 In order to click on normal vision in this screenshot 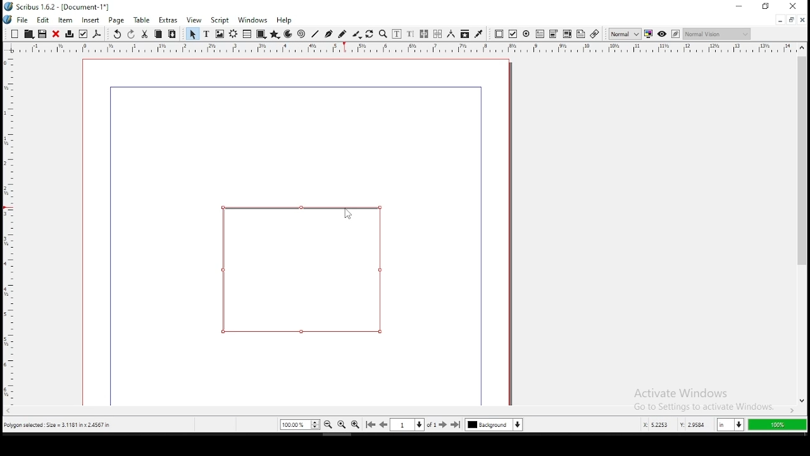, I will do `click(717, 34)`.